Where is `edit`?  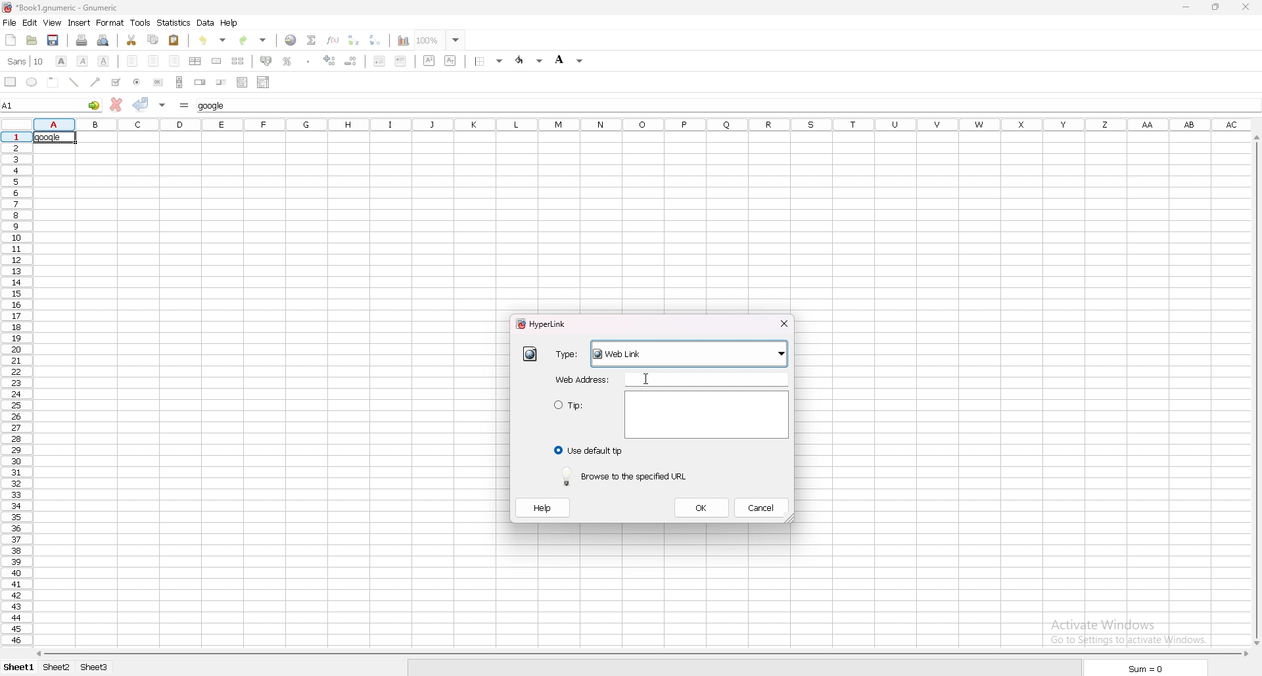 edit is located at coordinates (30, 23).